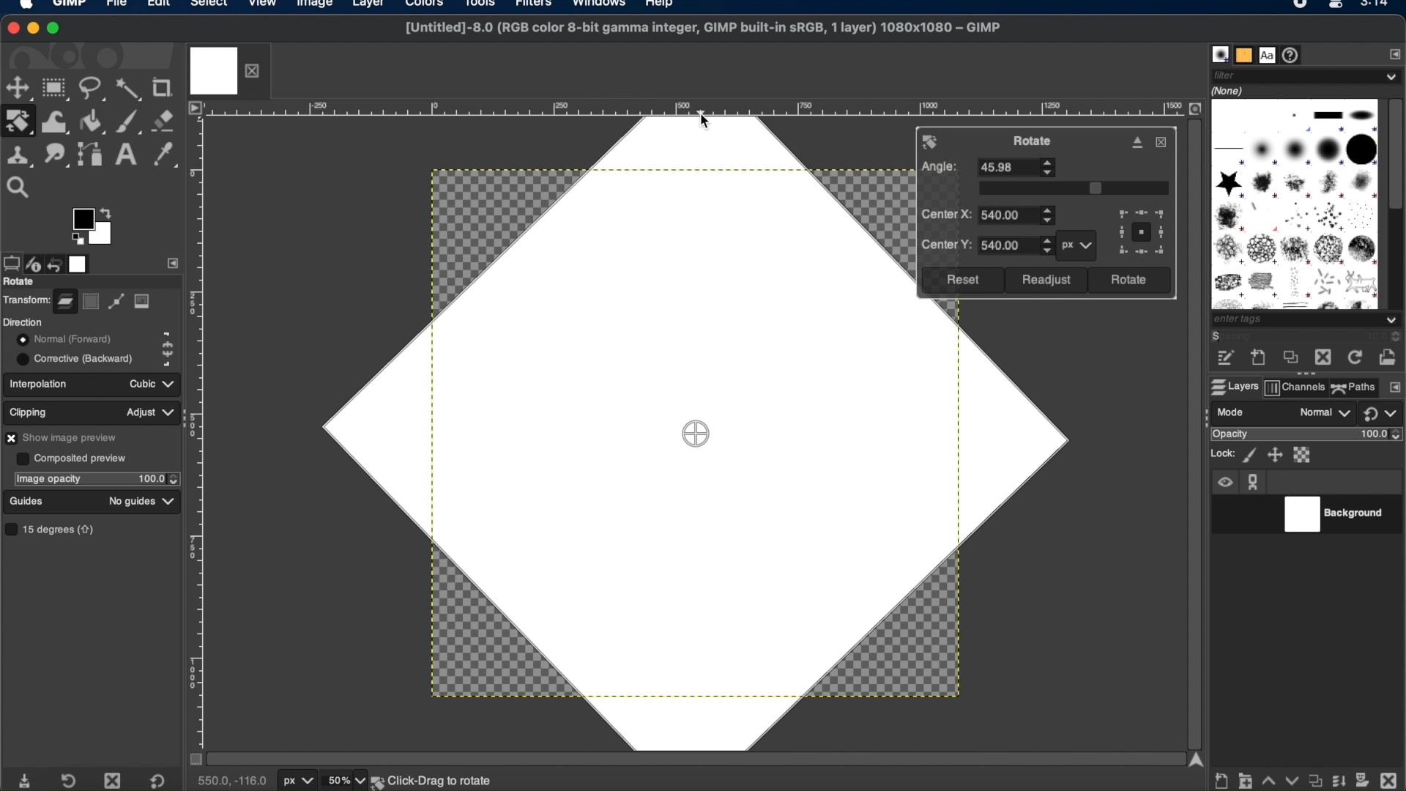  I want to click on paths tool, so click(90, 152).